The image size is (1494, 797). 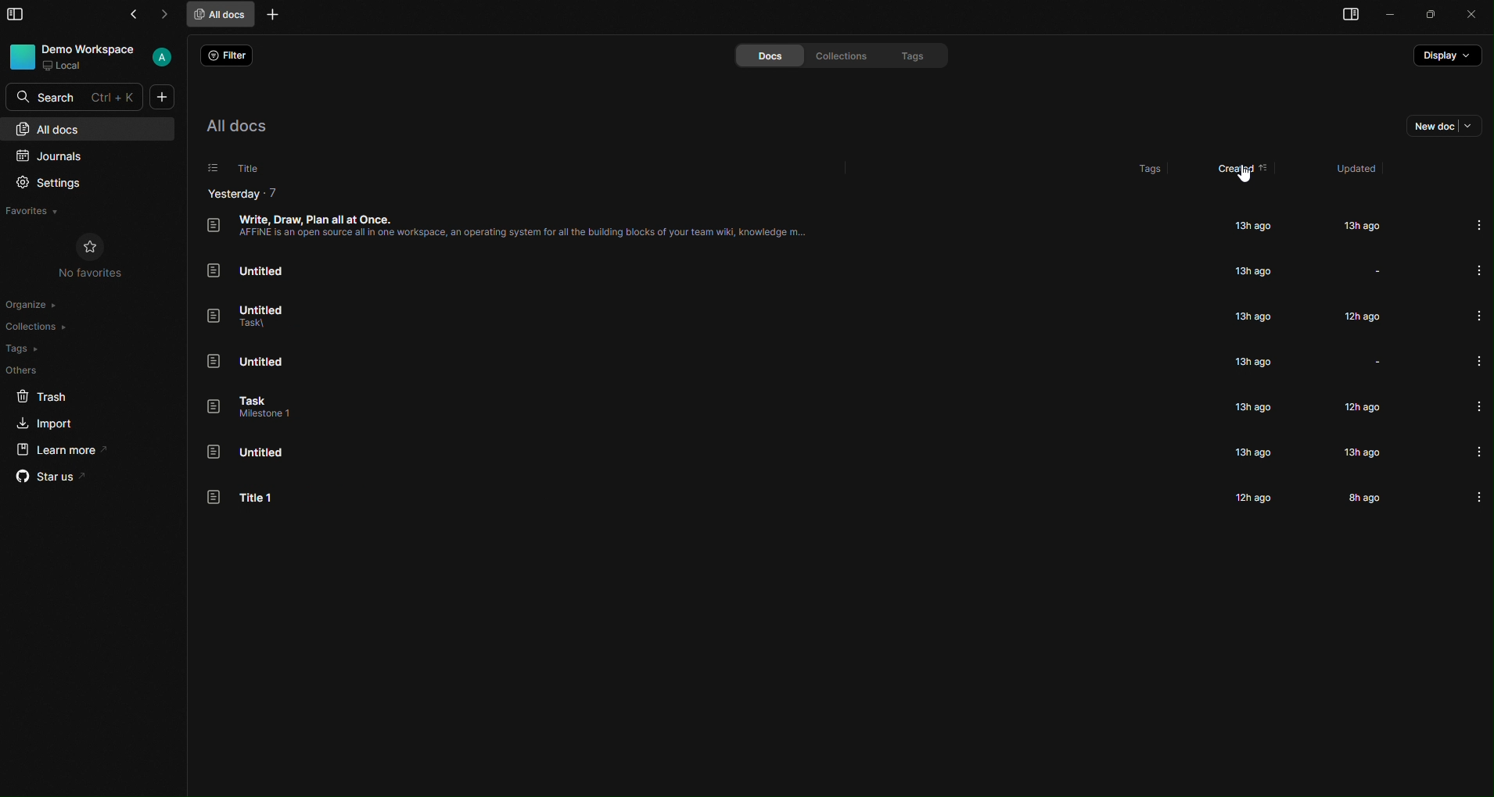 I want to click on learn more , so click(x=72, y=450).